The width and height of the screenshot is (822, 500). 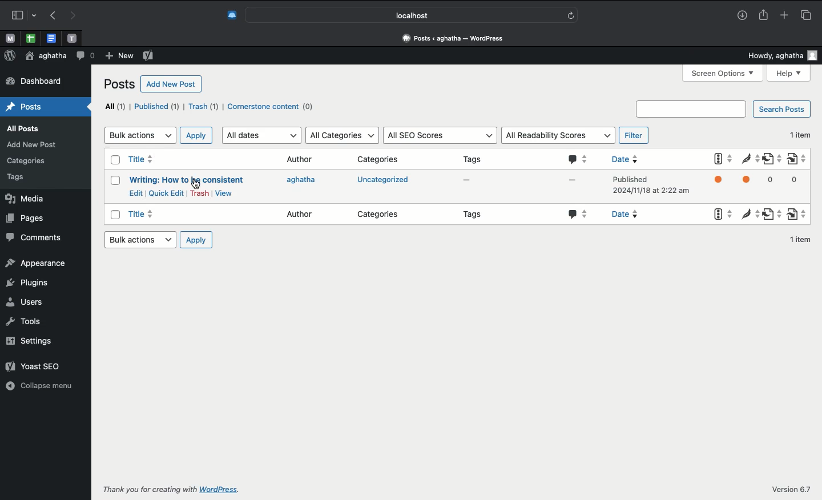 What do you see at coordinates (27, 160) in the screenshot?
I see `categories` at bounding box center [27, 160].